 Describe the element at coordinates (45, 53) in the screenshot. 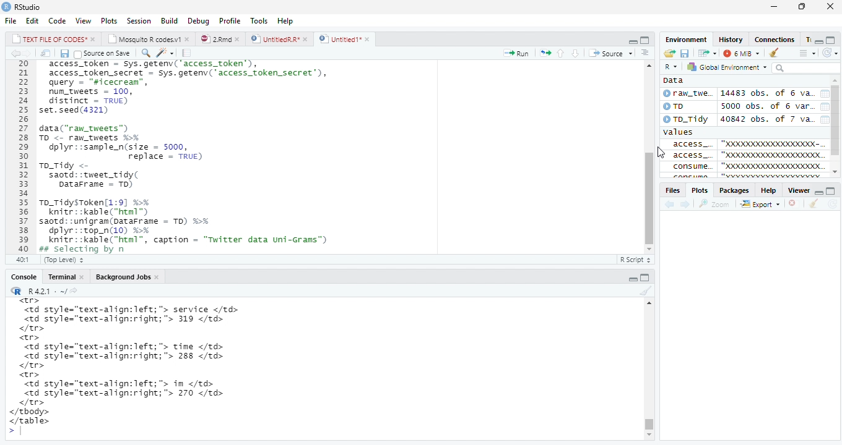

I see `show iin new window` at that location.